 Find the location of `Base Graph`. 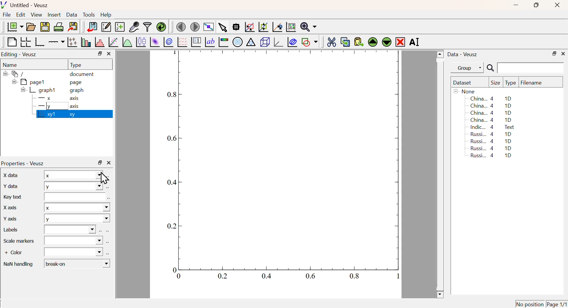

Base Graph is located at coordinates (39, 42).